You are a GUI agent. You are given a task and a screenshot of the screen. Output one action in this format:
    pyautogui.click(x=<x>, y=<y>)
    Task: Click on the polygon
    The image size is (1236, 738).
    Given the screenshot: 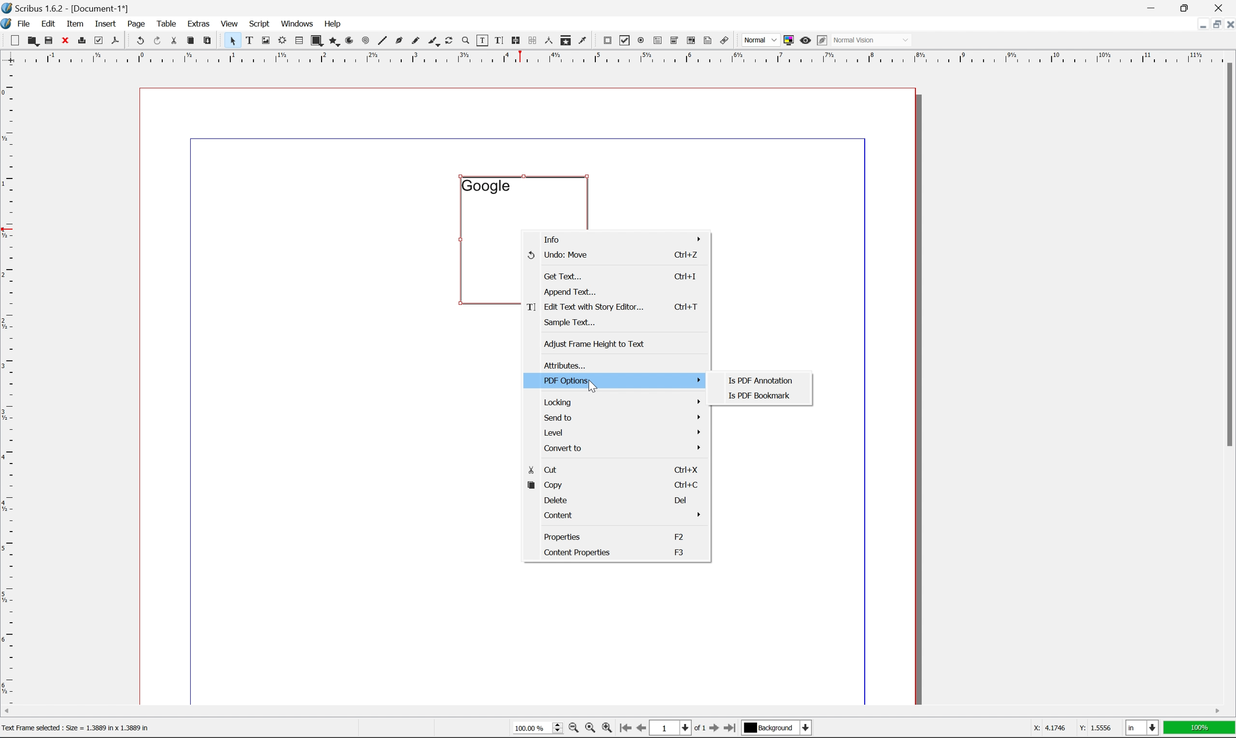 What is the action you would take?
    pyautogui.click(x=335, y=42)
    